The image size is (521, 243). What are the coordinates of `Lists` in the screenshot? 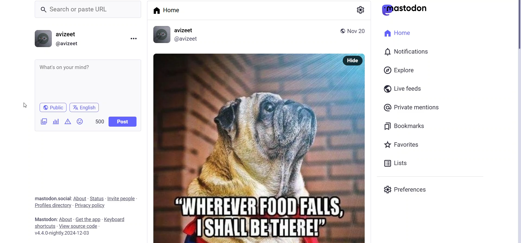 It's located at (398, 163).